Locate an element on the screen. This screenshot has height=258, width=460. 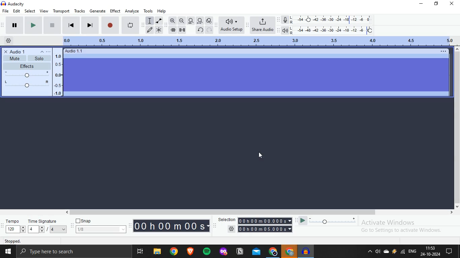
Firedox is located at coordinates (223, 252).